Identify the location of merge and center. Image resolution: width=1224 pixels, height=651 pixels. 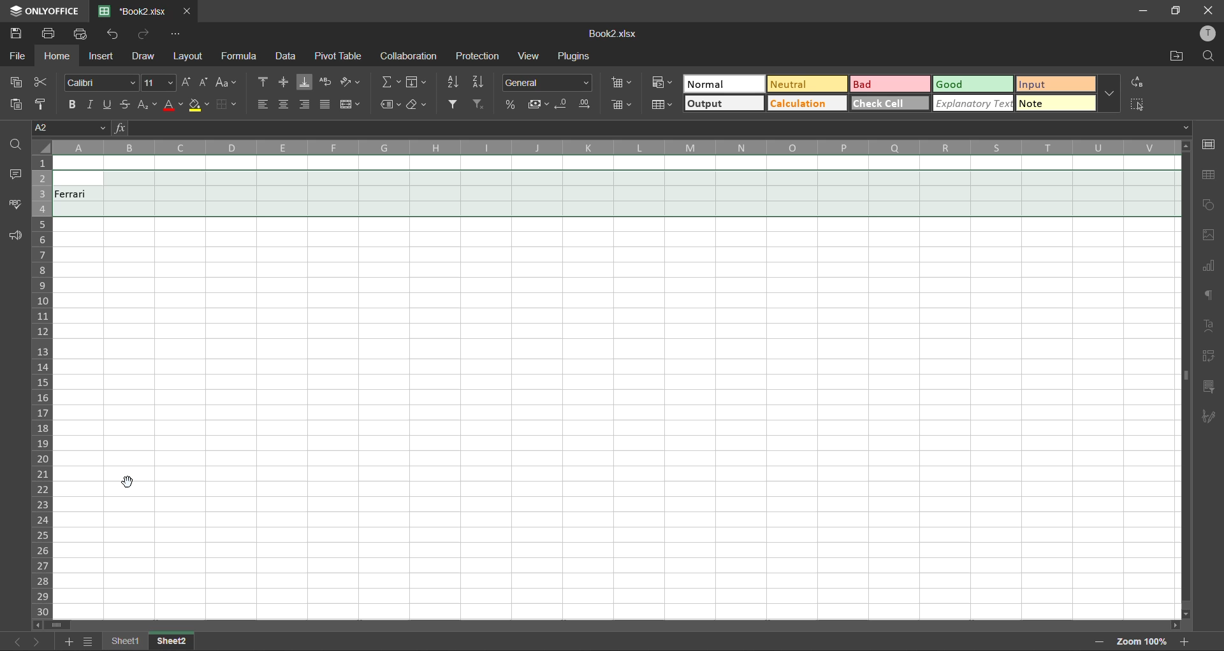
(351, 104).